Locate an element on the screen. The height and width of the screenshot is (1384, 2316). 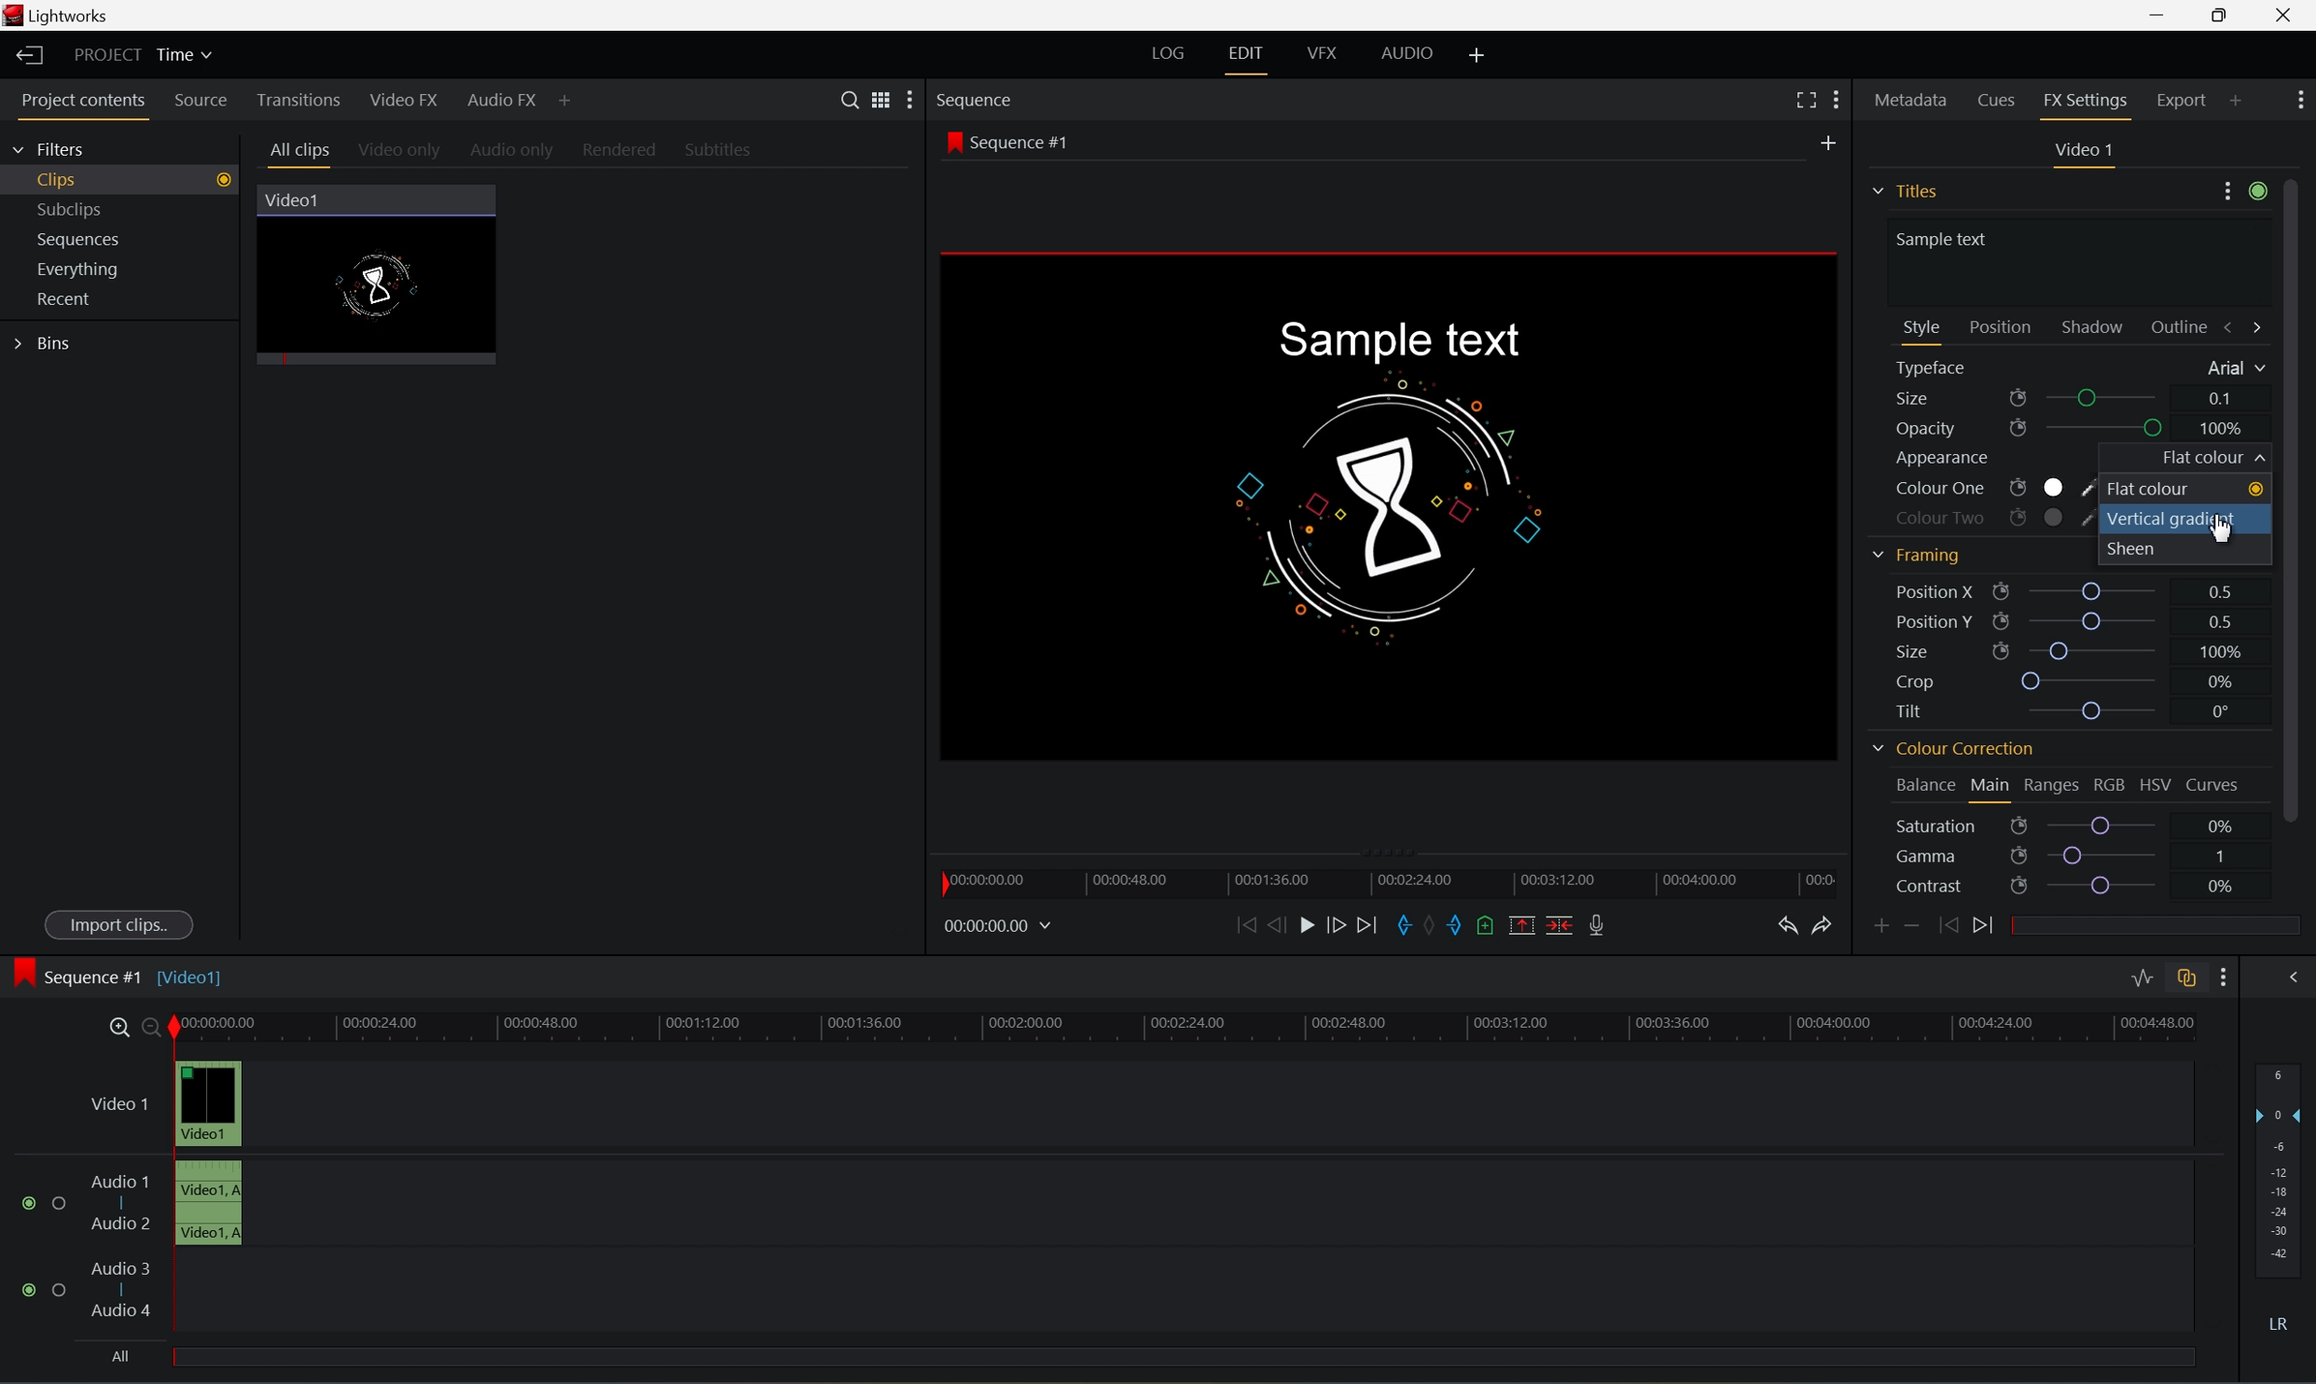
1 is located at coordinates (2221, 853).